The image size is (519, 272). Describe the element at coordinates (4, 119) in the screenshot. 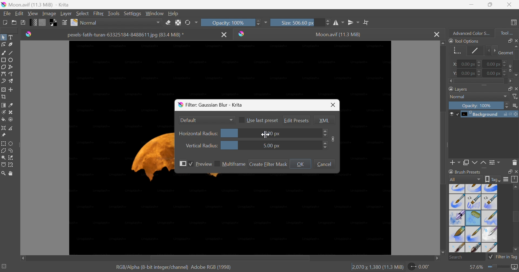

I see `Fill a contiguous area of color with a color or a fill selection` at that location.